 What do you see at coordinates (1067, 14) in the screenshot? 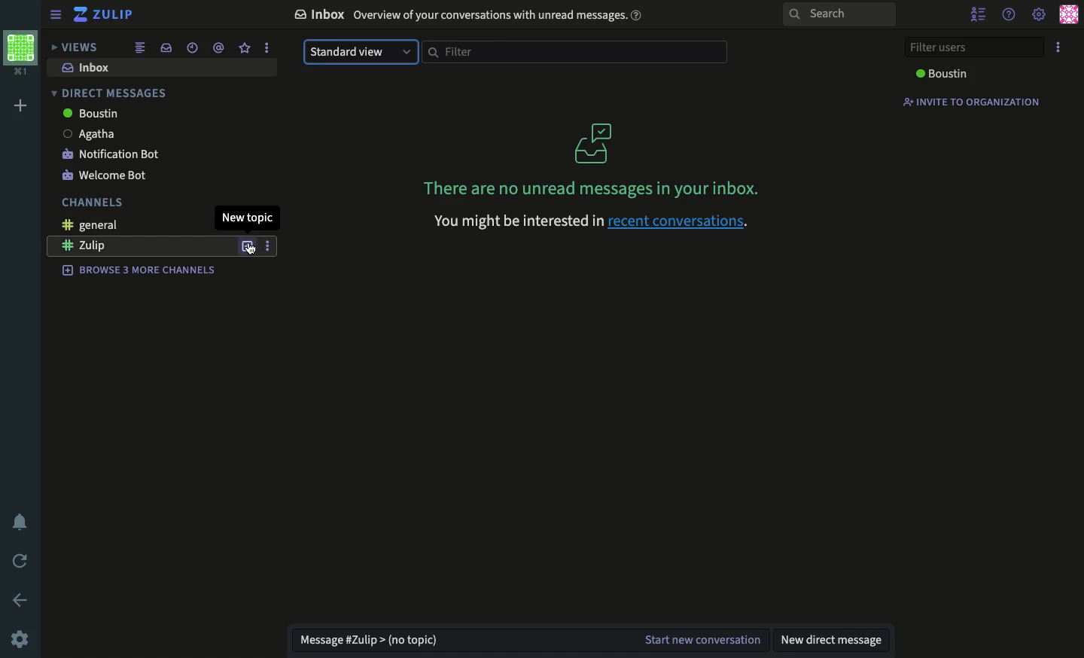
I see `user profile` at bounding box center [1067, 14].